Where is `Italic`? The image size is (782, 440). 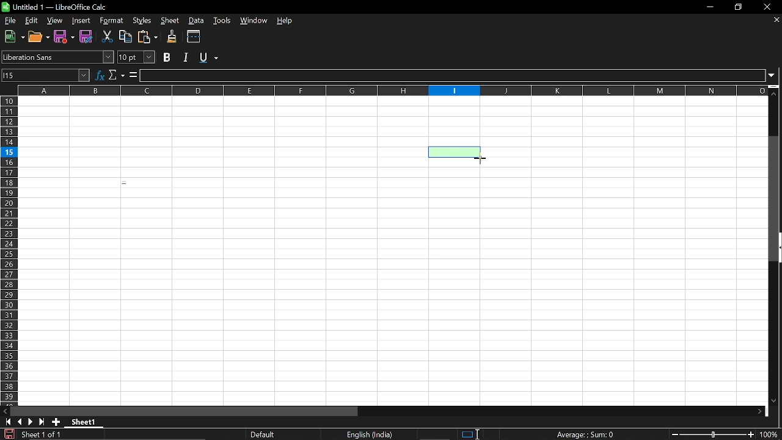
Italic is located at coordinates (186, 57).